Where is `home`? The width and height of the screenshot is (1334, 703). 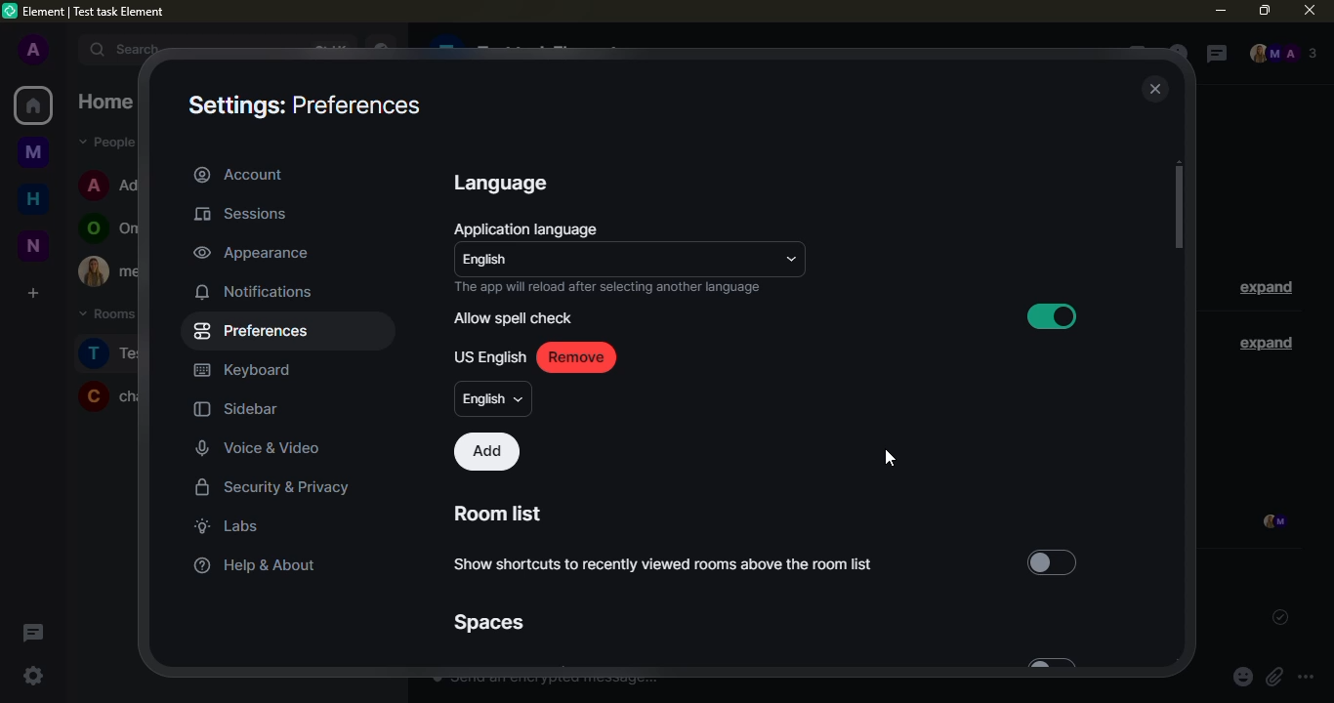
home is located at coordinates (34, 196).